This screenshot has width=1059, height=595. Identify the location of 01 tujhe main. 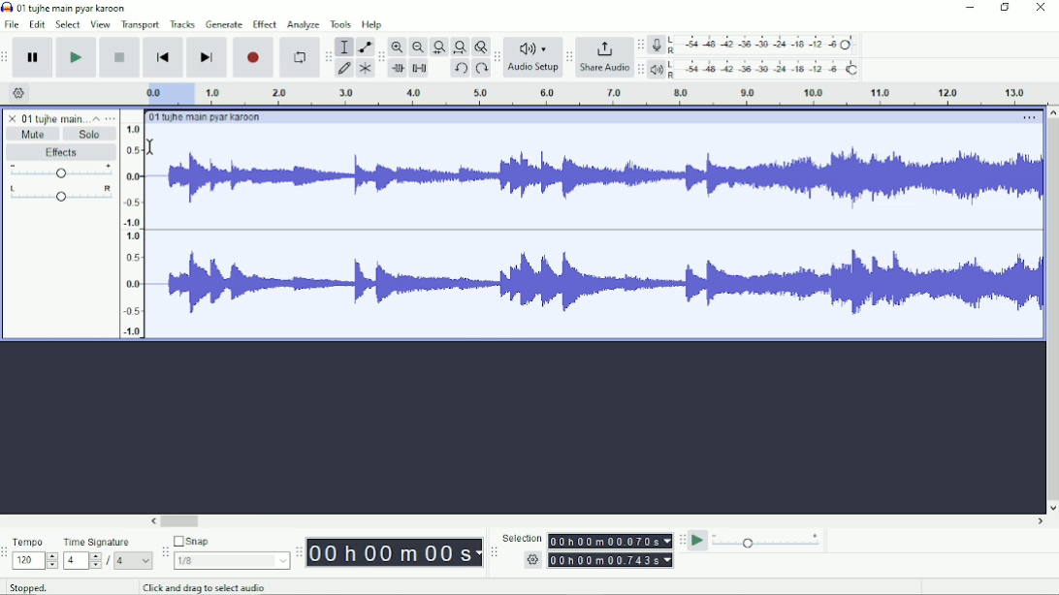
(54, 119).